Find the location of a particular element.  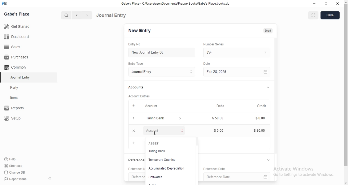

Purchases is located at coordinates (17, 57).